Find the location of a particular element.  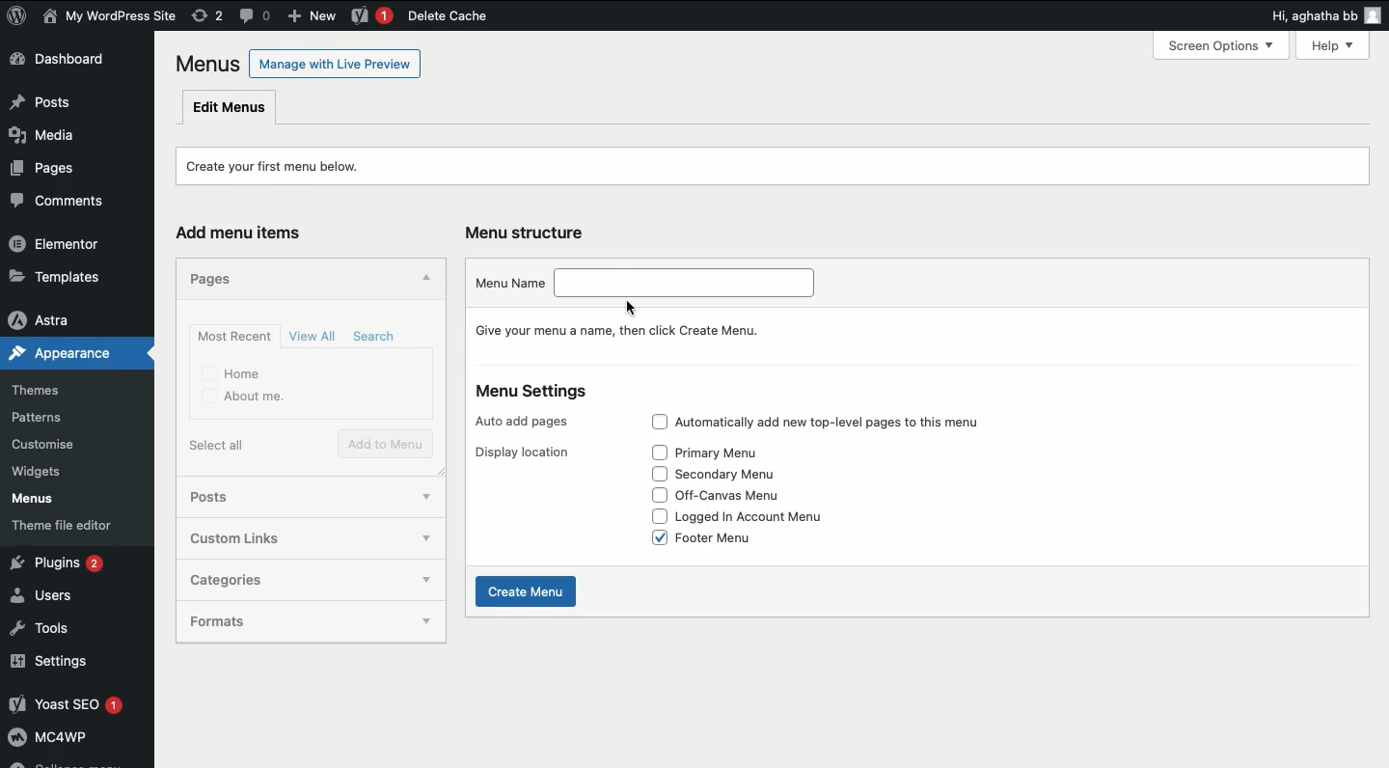

Templates is located at coordinates (68, 274).